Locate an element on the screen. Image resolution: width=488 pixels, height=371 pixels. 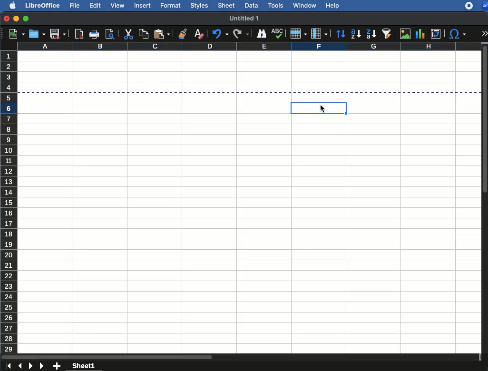
file is located at coordinates (74, 6).